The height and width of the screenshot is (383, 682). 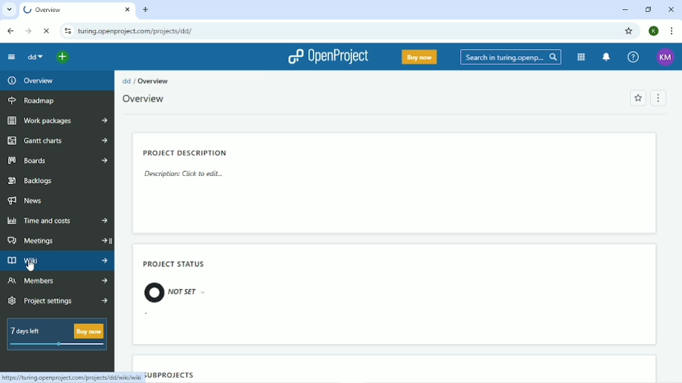 I want to click on Search, so click(x=510, y=57).